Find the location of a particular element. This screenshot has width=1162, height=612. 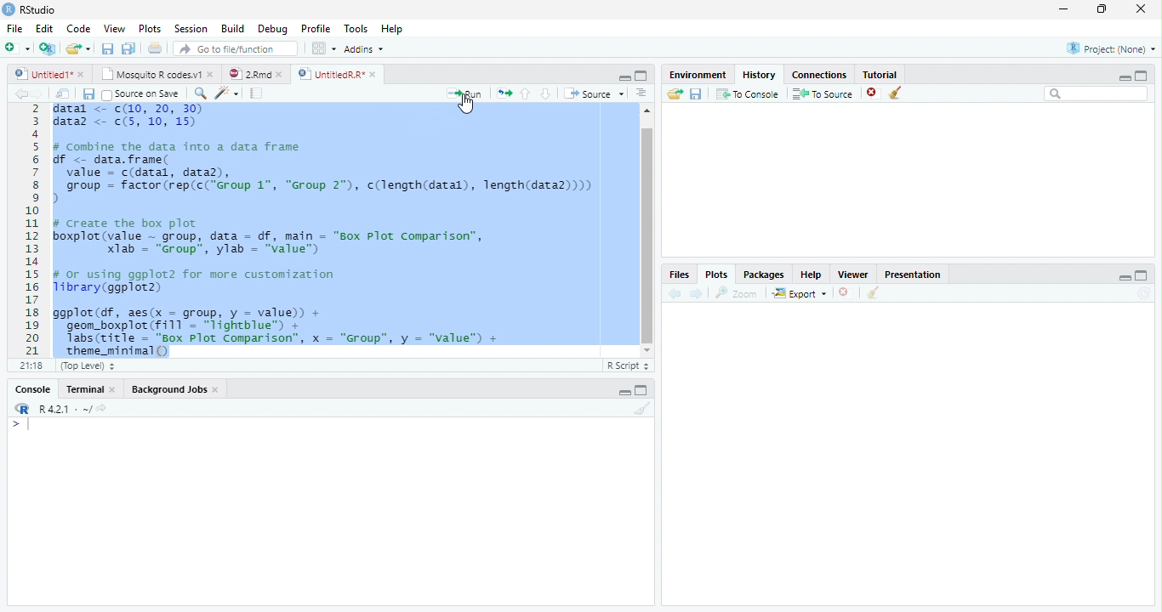

Clear console is located at coordinates (643, 408).